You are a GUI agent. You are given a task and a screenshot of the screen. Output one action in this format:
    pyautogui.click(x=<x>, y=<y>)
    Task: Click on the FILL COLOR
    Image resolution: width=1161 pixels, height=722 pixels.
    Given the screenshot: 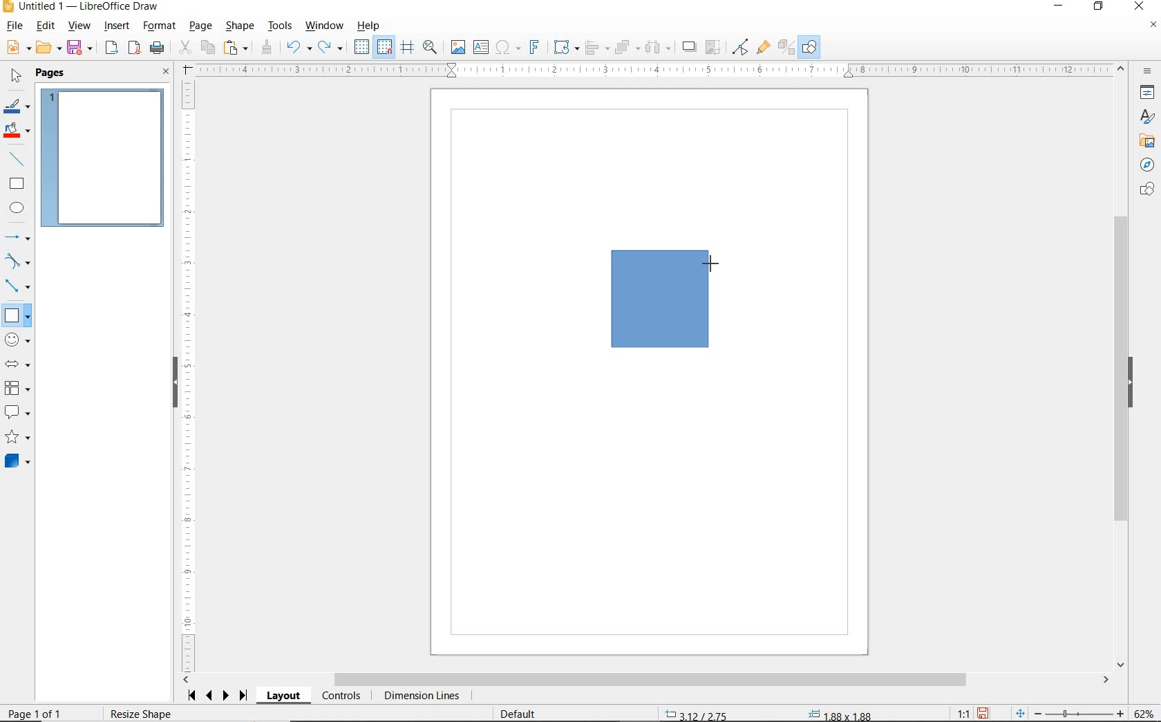 What is the action you would take?
    pyautogui.click(x=18, y=132)
    